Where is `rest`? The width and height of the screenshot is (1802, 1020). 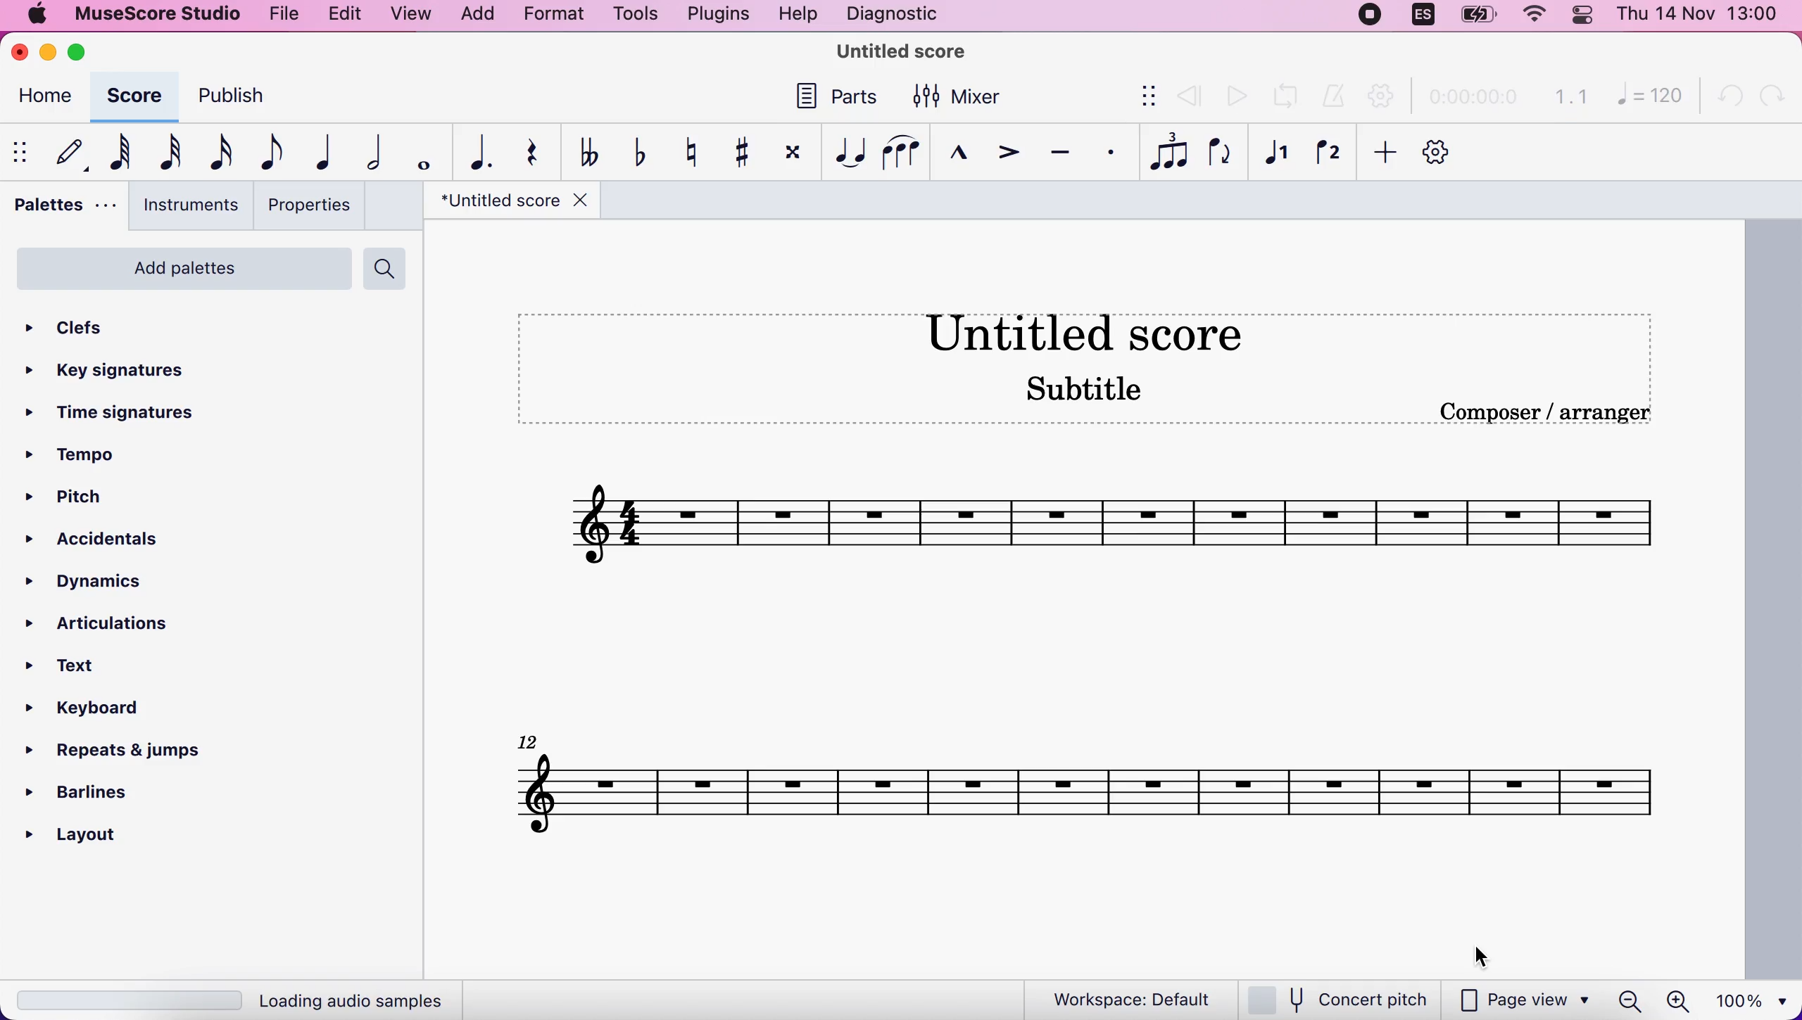
rest is located at coordinates (527, 153).